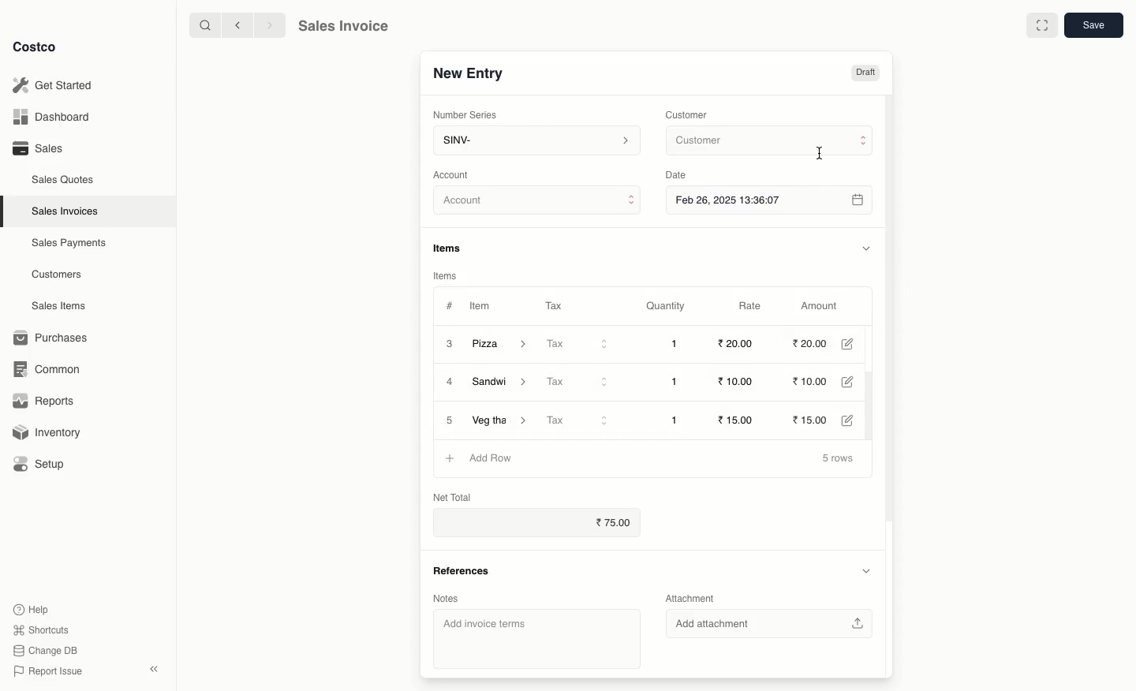 The image size is (1136, 691). Describe the element at coordinates (865, 73) in the screenshot. I see `Draft` at that location.